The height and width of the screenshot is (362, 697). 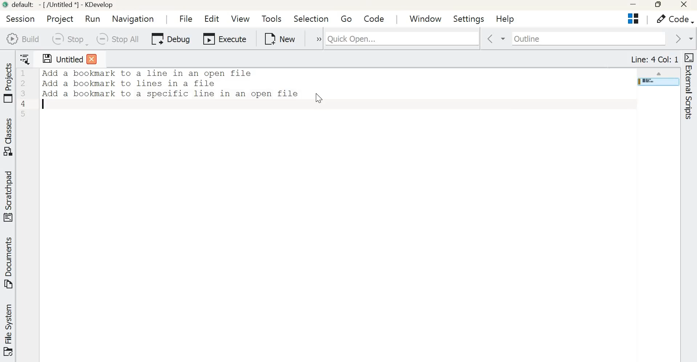 I want to click on Line: 4 Col: 1, so click(x=654, y=60).